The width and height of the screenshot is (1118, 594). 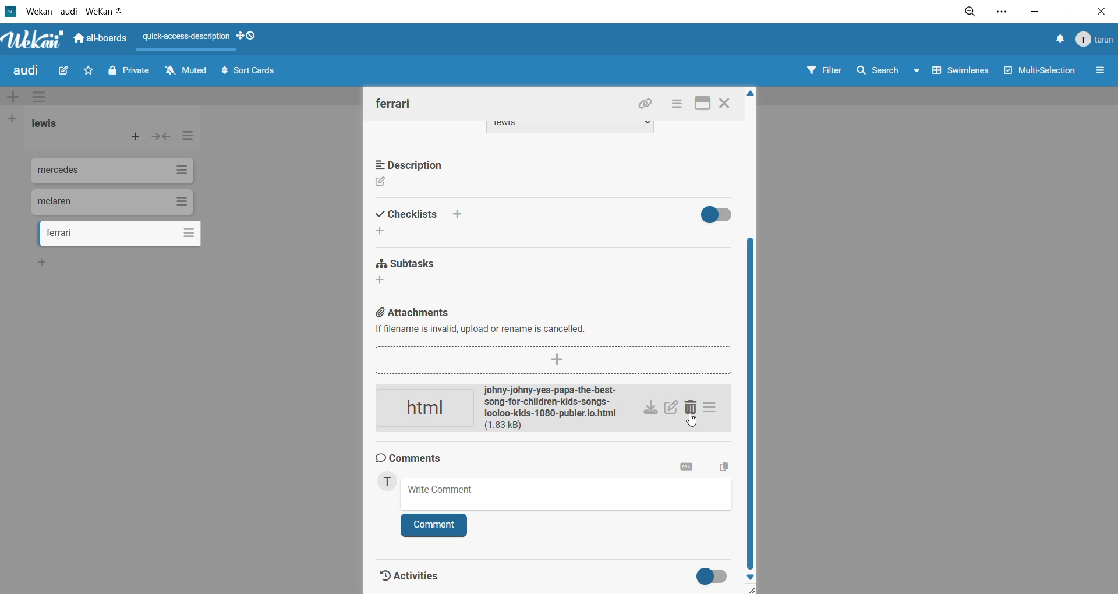 What do you see at coordinates (973, 12) in the screenshot?
I see `zoom` at bounding box center [973, 12].